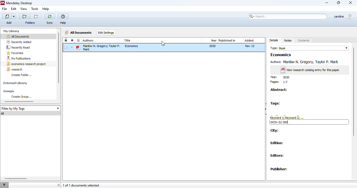 Image resolution: width=357 pixels, height=188 pixels. Describe the element at coordinates (266, 109) in the screenshot. I see `hide document details` at that location.